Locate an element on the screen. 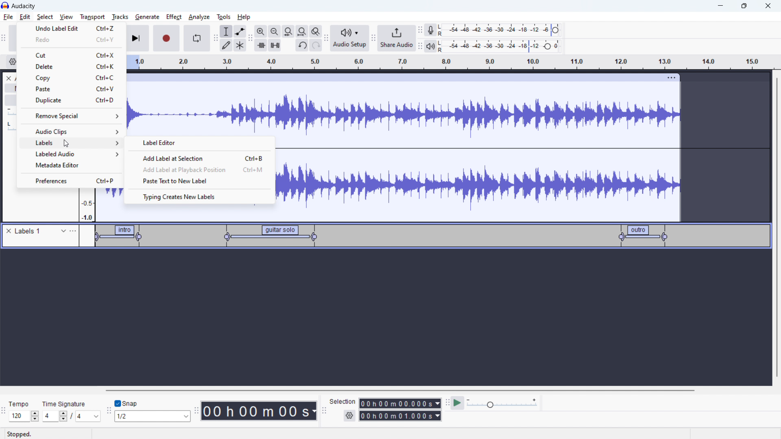  selection is located at coordinates (343, 402).